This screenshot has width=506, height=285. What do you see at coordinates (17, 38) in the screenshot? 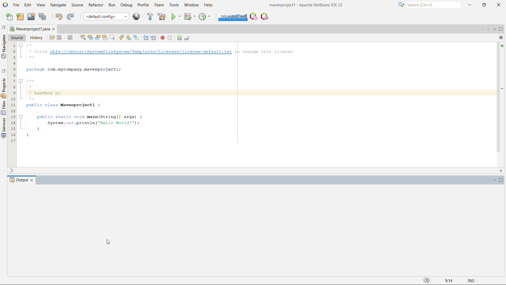
I see `source` at bounding box center [17, 38].